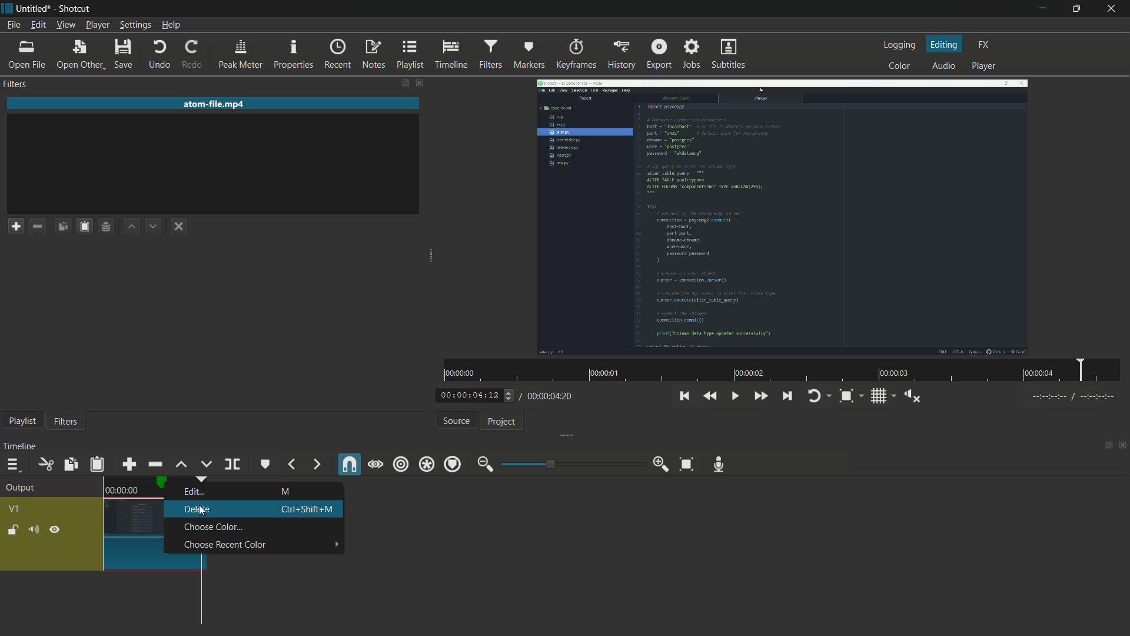  Describe the element at coordinates (408, 53) in the screenshot. I see `playlist` at that location.